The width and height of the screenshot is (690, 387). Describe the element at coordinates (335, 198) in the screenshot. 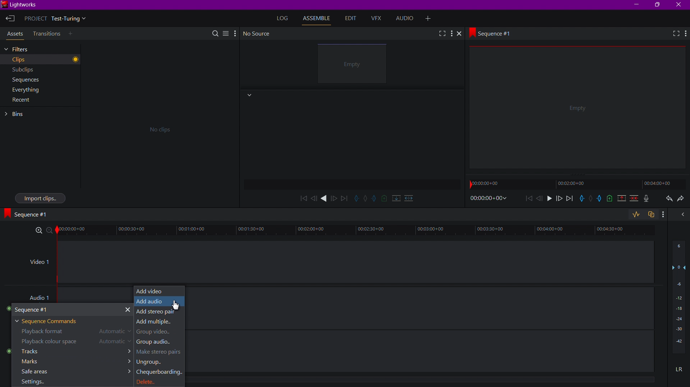

I see `forward` at that location.